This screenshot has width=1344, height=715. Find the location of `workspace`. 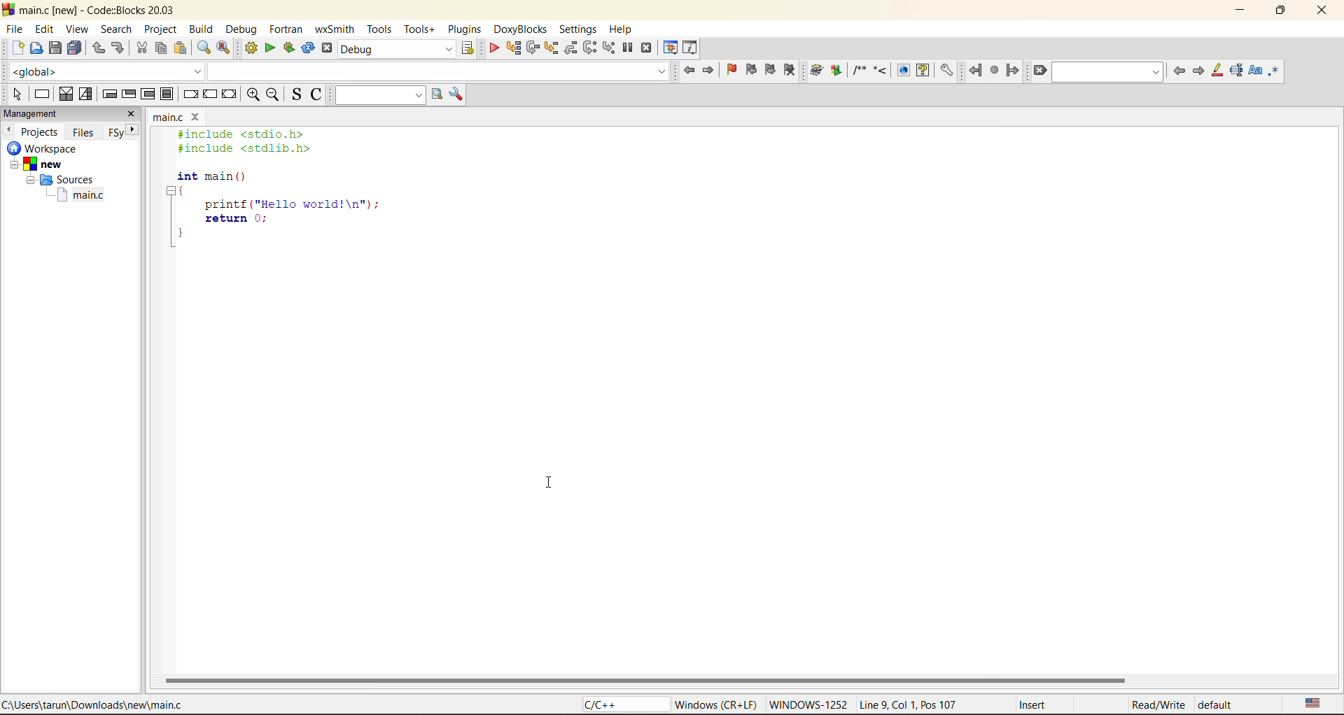

workspace is located at coordinates (59, 148).